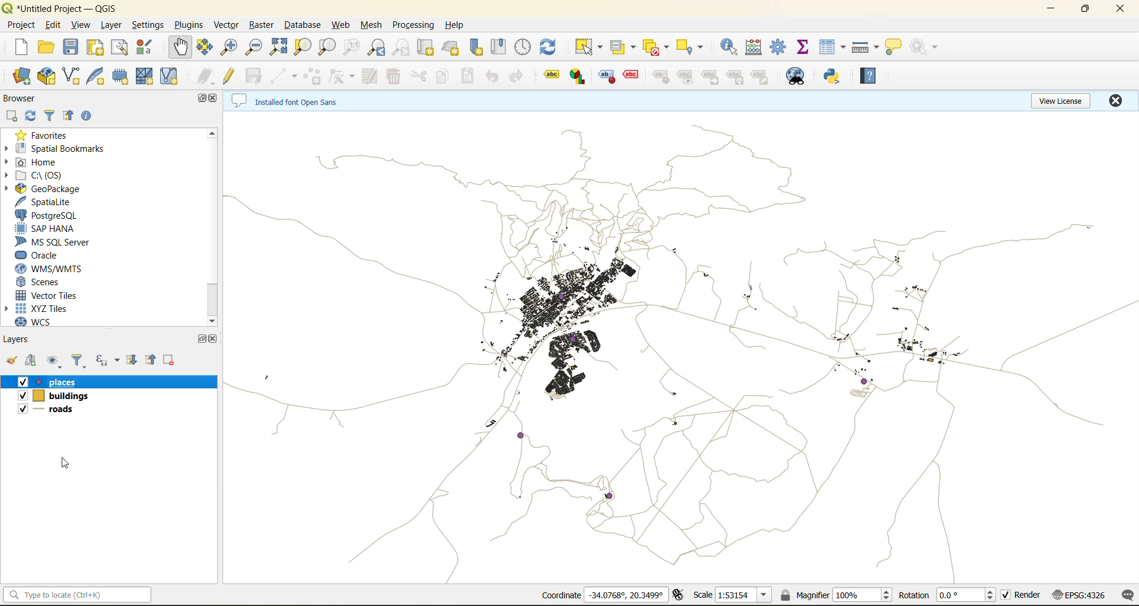 This screenshot has width=1139, height=606. I want to click on minimize, so click(1051, 8).